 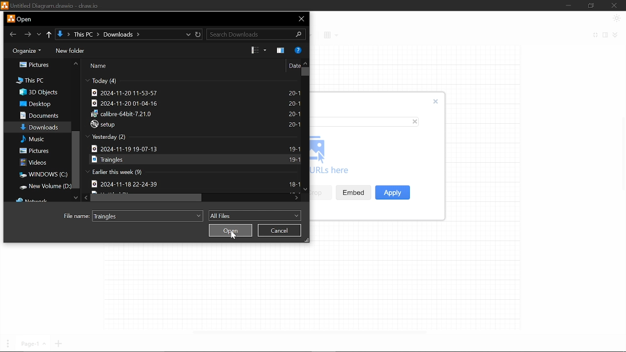 I want to click on Videos, so click(x=28, y=161).